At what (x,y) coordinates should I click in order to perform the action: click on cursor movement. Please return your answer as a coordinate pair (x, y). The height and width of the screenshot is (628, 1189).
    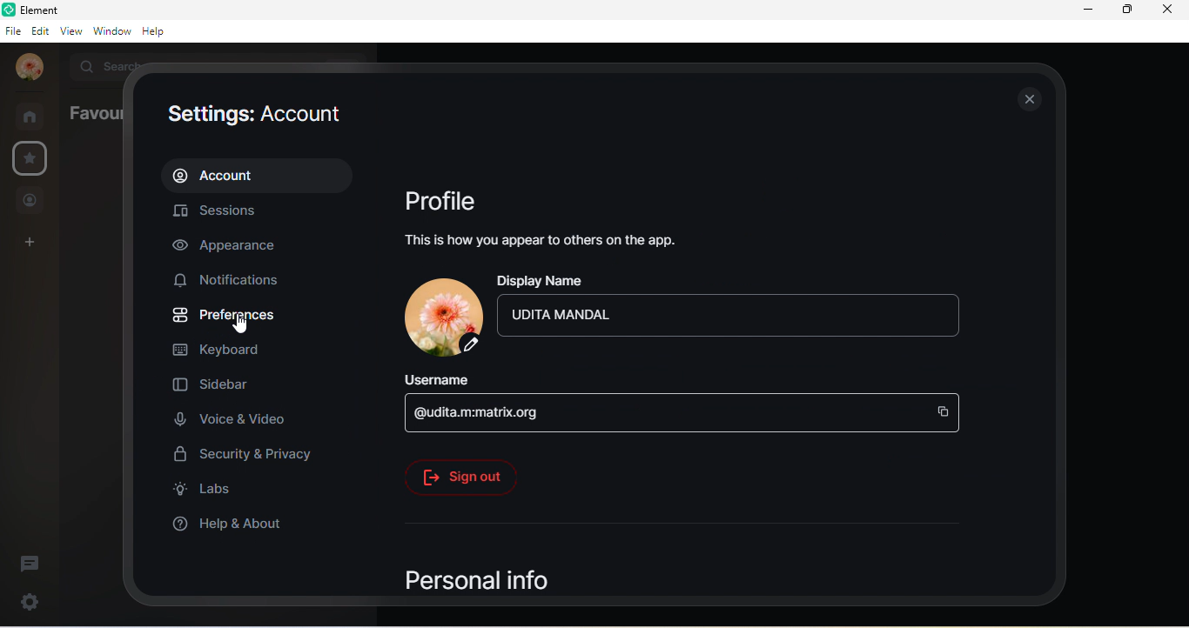
    Looking at the image, I should click on (245, 325).